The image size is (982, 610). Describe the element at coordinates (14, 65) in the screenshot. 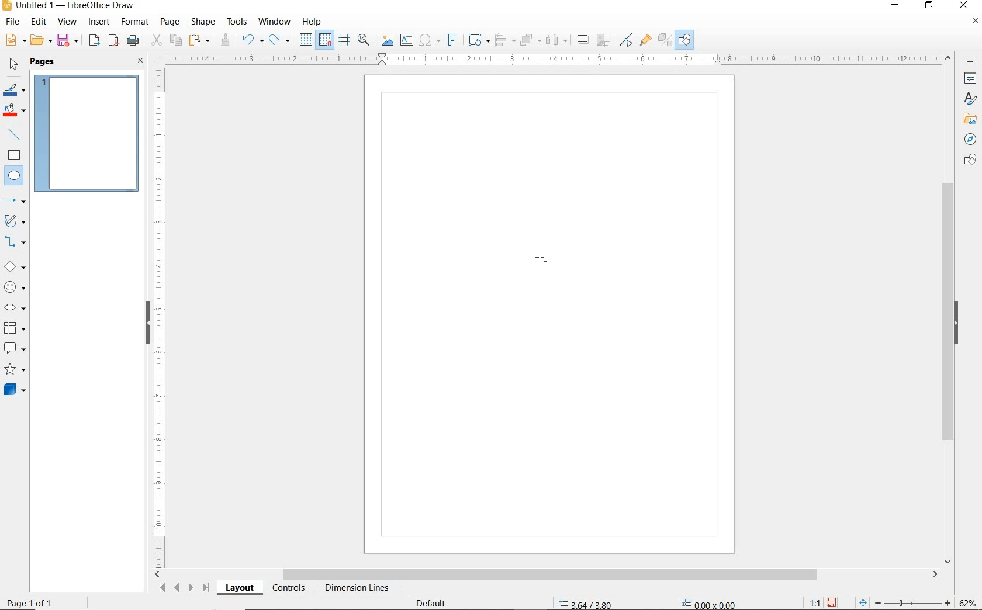

I see `SELECT` at that location.